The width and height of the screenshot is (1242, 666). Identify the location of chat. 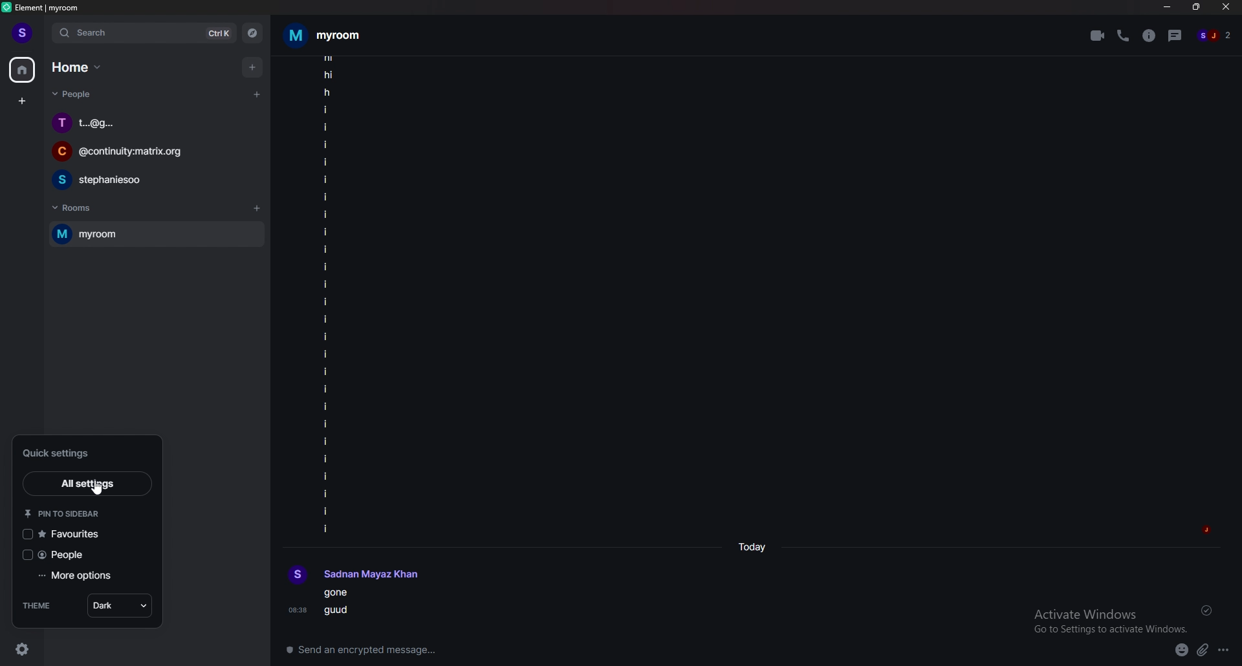
(151, 153).